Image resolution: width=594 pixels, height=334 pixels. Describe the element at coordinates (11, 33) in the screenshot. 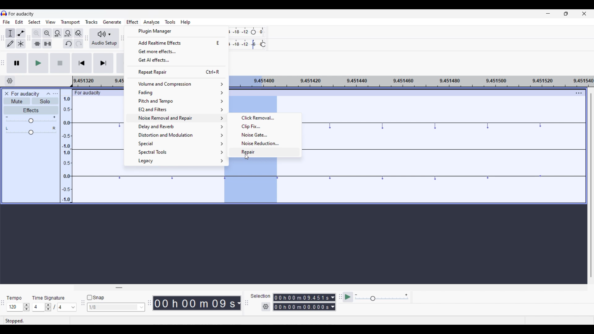

I see `Selection tool` at that location.